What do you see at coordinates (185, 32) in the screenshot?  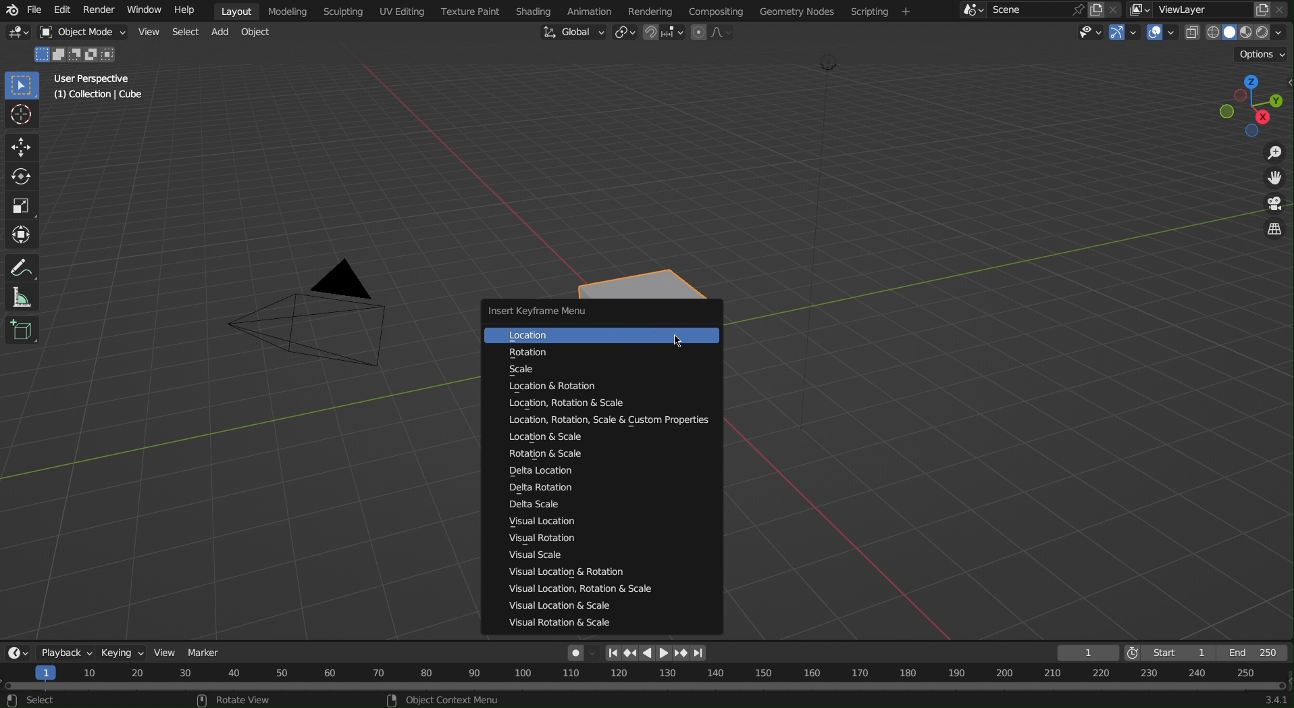 I see `Select` at bounding box center [185, 32].